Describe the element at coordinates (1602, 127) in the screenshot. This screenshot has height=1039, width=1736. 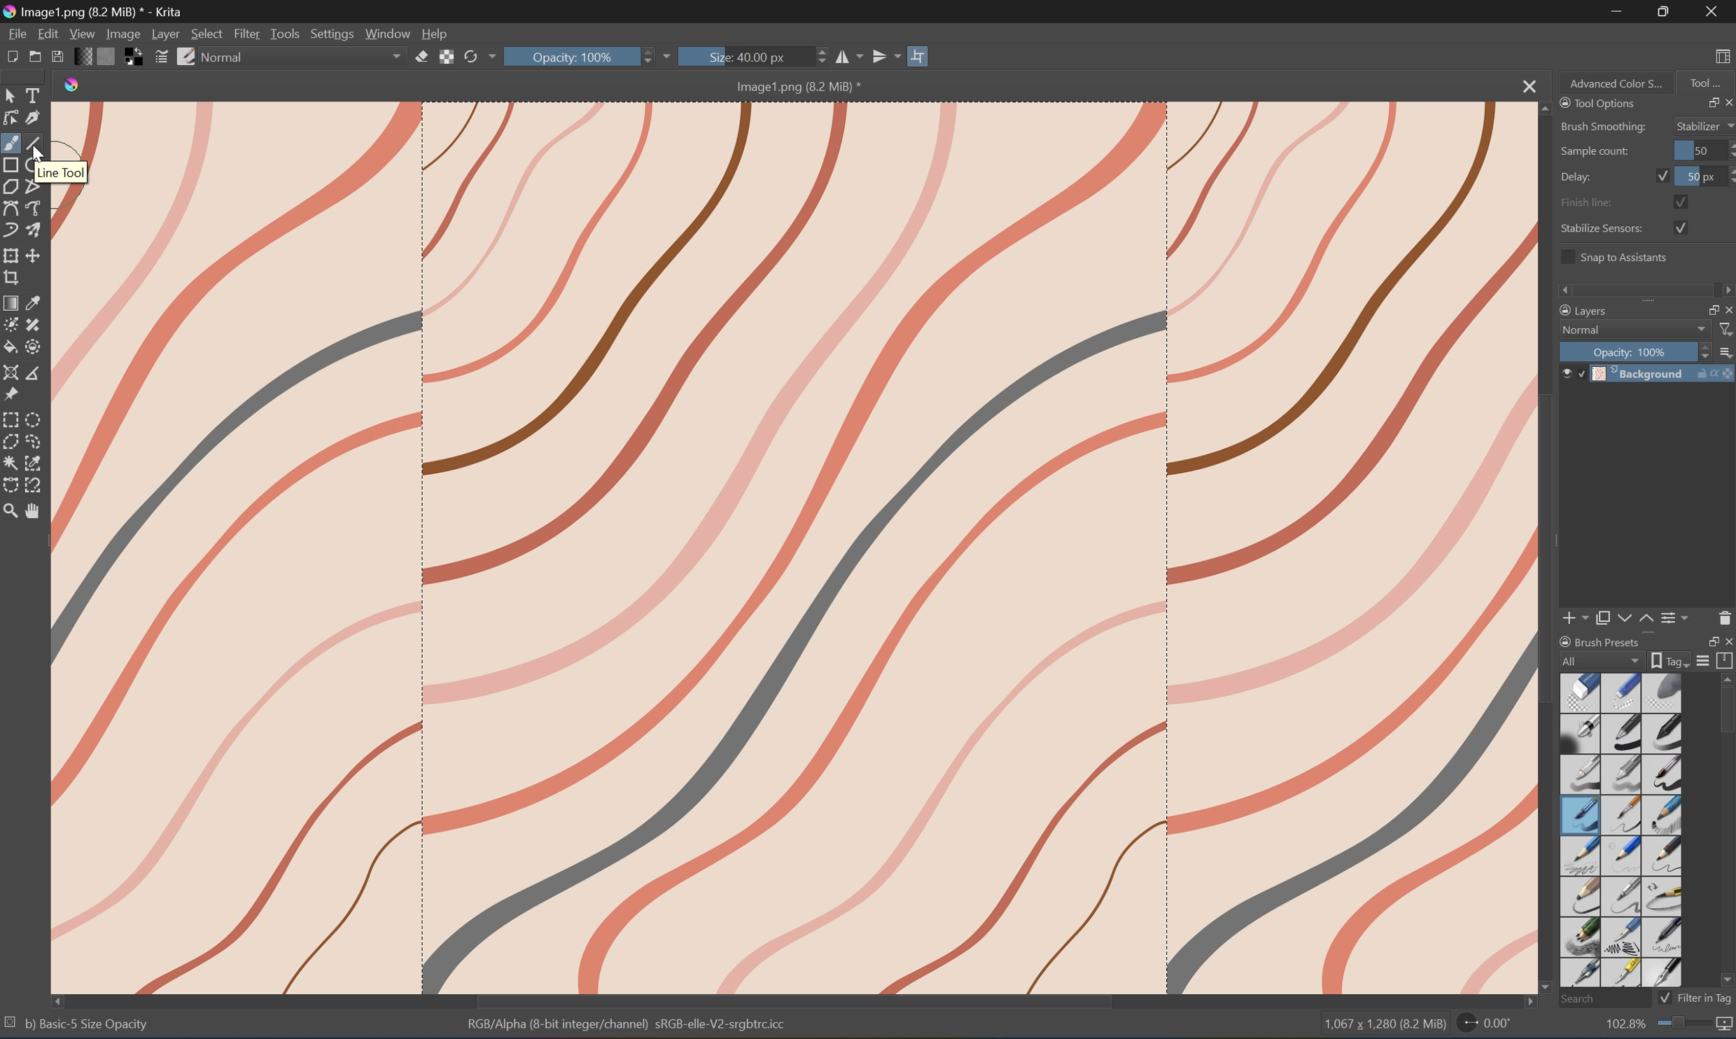
I see `Brush Smoothing:` at that location.